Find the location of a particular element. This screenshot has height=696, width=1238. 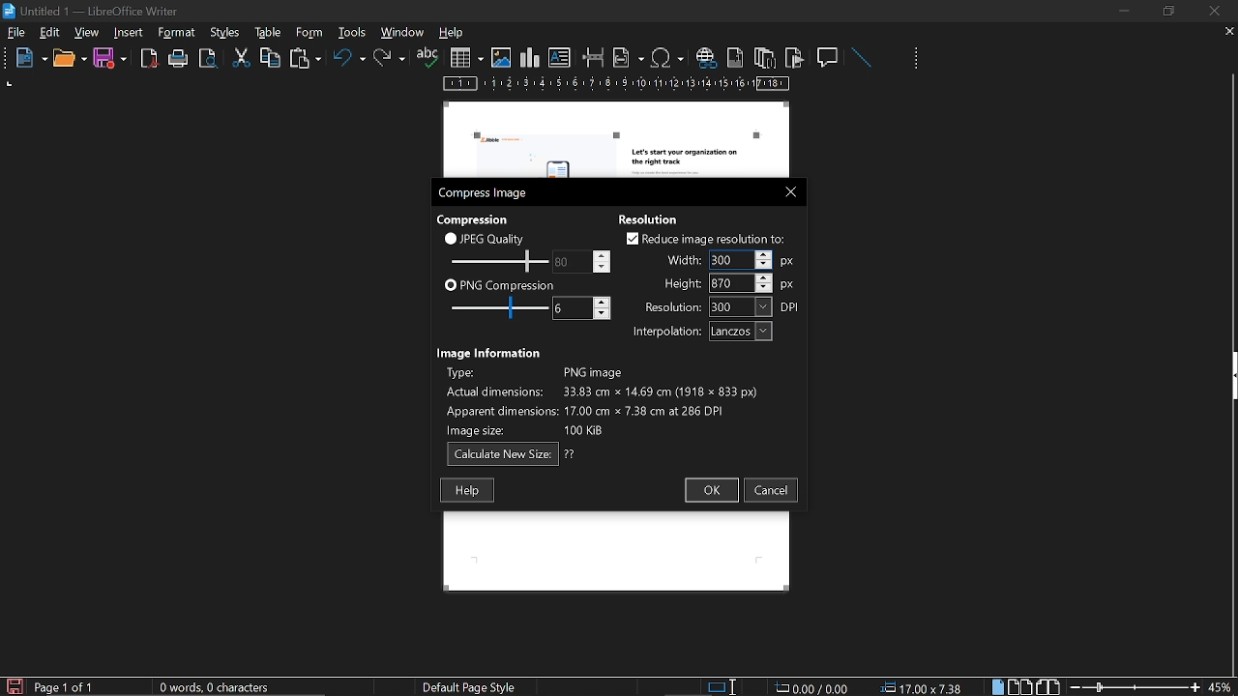

page style is located at coordinates (473, 686).